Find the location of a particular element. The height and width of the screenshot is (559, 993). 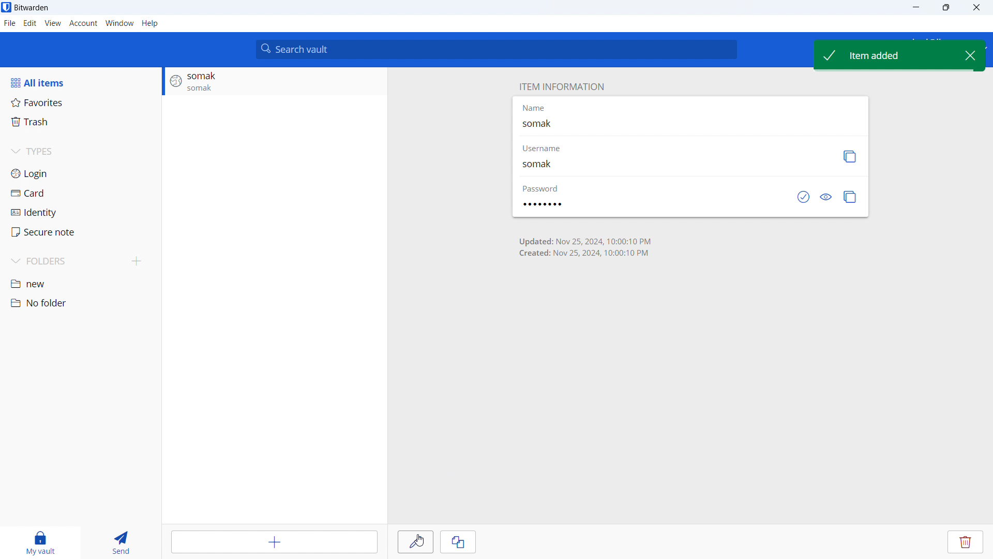

identity is located at coordinates (80, 213).